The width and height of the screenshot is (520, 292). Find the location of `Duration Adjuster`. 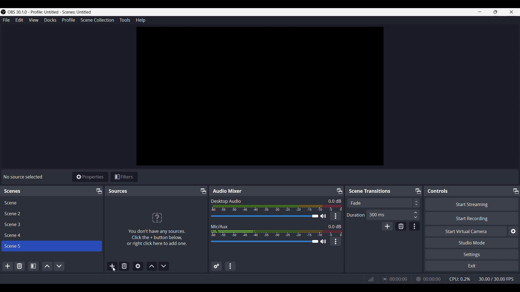

Duration Adjuster is located at coordinates (356, 215).